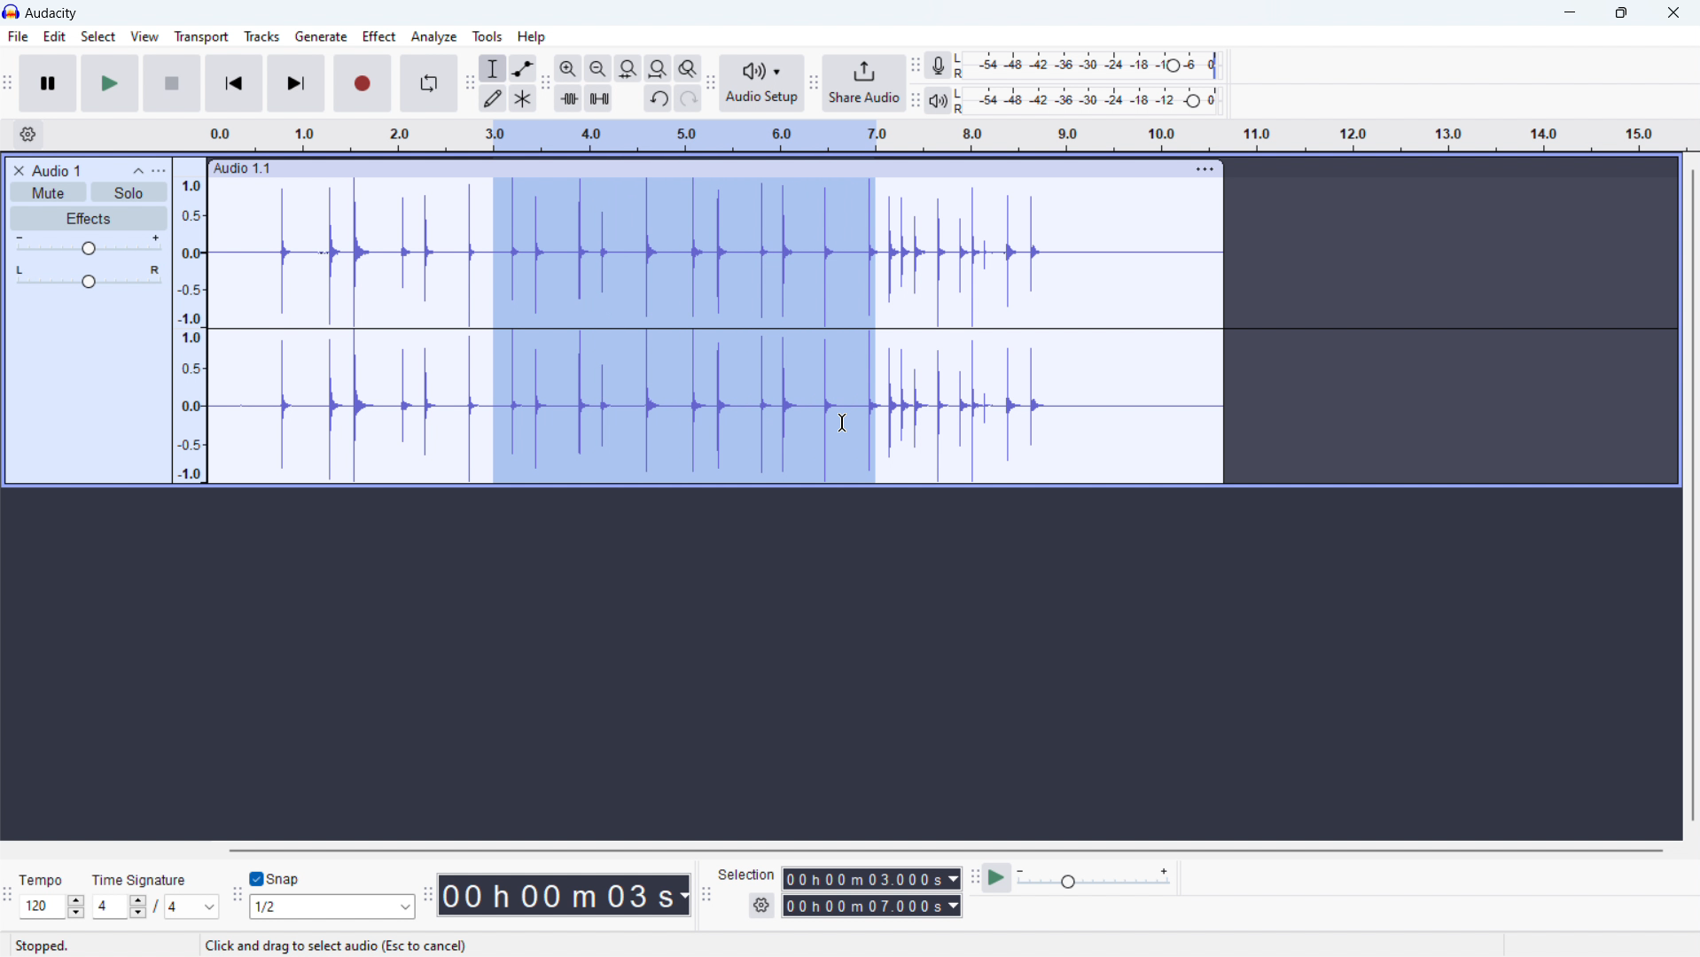 The width and height of the screenshot is (1700, 957). What do you see at coordinates (659, 68) in the screenshot?
I see `fit project to width` at bounding box center [659, 68].